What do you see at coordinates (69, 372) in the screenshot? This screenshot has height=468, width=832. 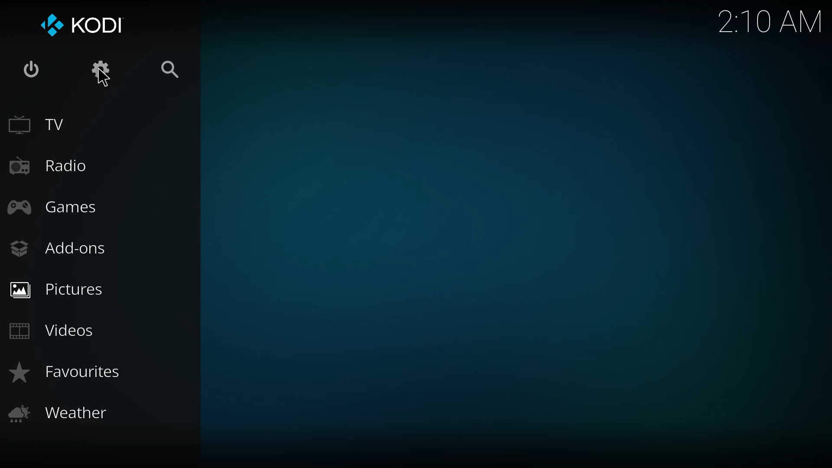 I see `favorites` at bounding box center [69, 372].